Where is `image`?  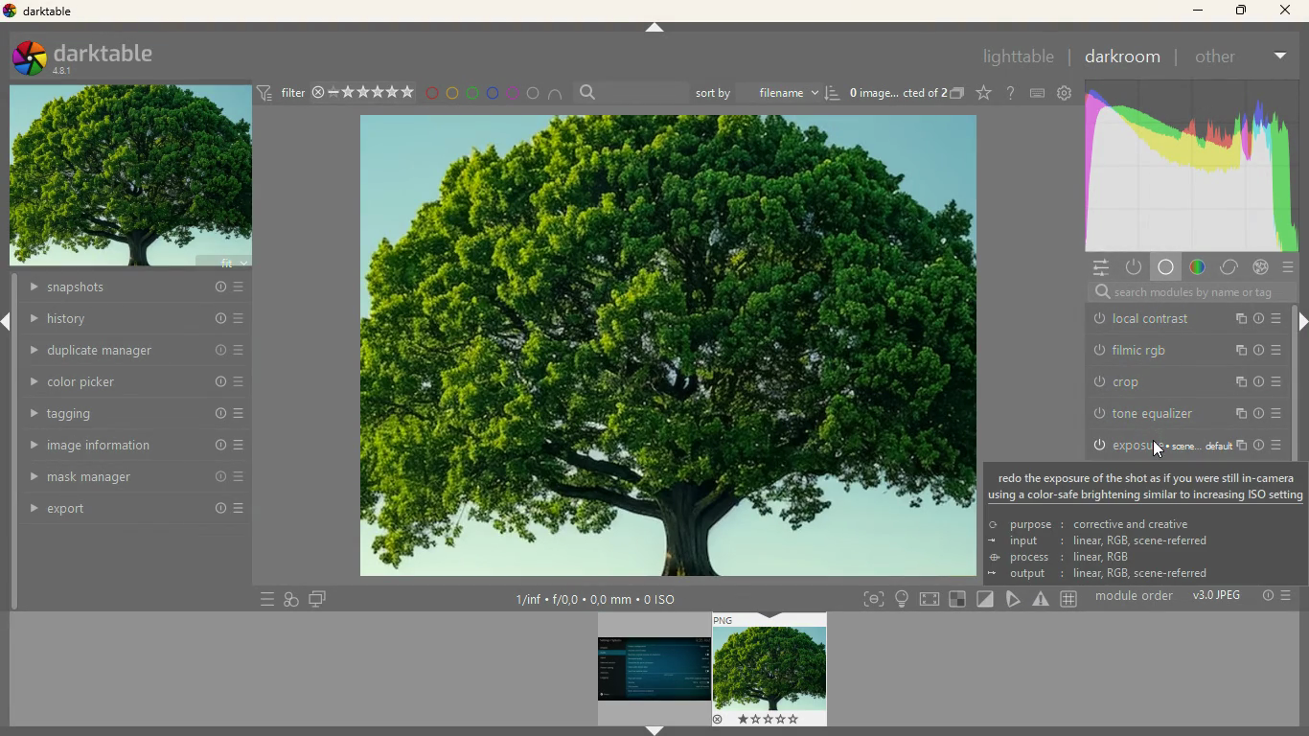
image is located at coordinates (654, 669).